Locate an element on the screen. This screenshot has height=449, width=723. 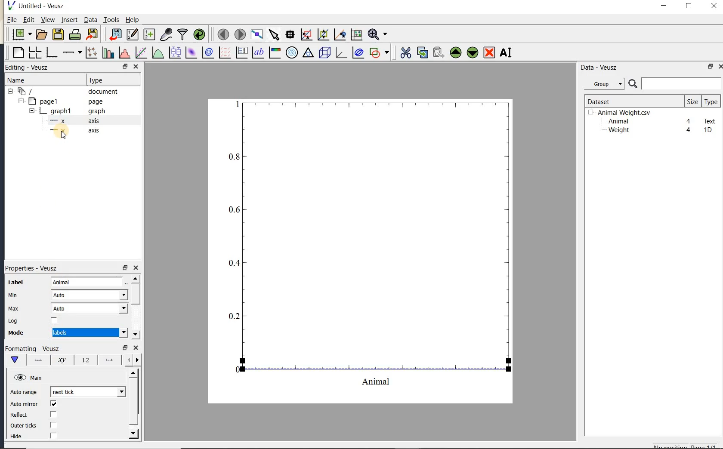
view plot full screen is located at coordinates (256, 35).